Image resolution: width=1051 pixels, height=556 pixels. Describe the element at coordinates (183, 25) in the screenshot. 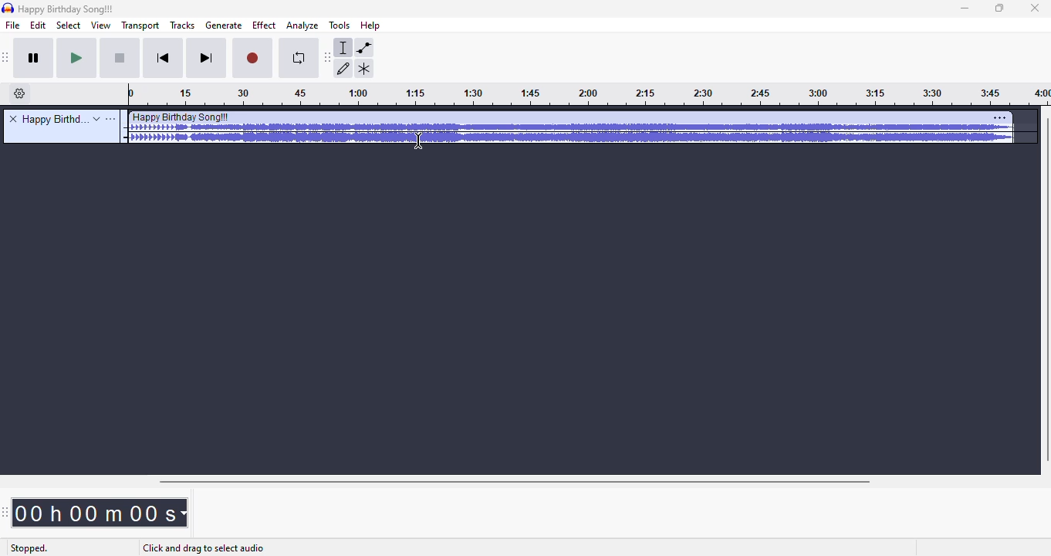

I see `tracks` at that location.